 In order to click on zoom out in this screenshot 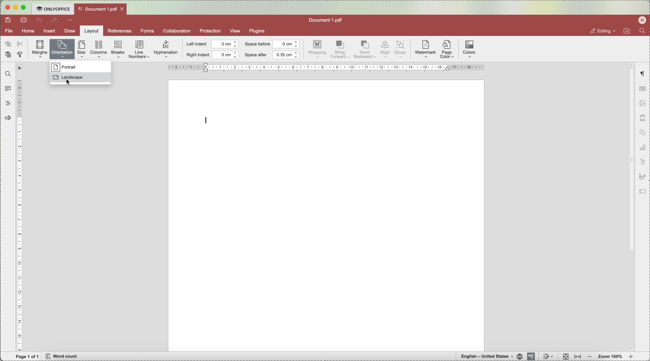, I will do `click(590, 357)`.